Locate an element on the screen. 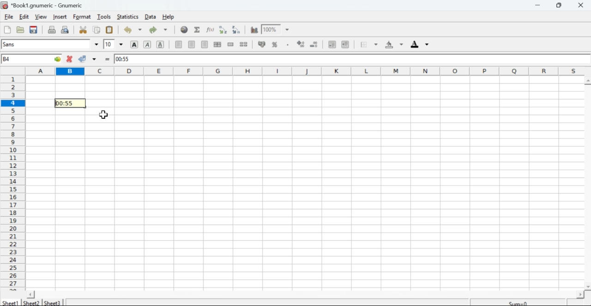 The image size is (591, 306). down is located at coordinates (140, 30).